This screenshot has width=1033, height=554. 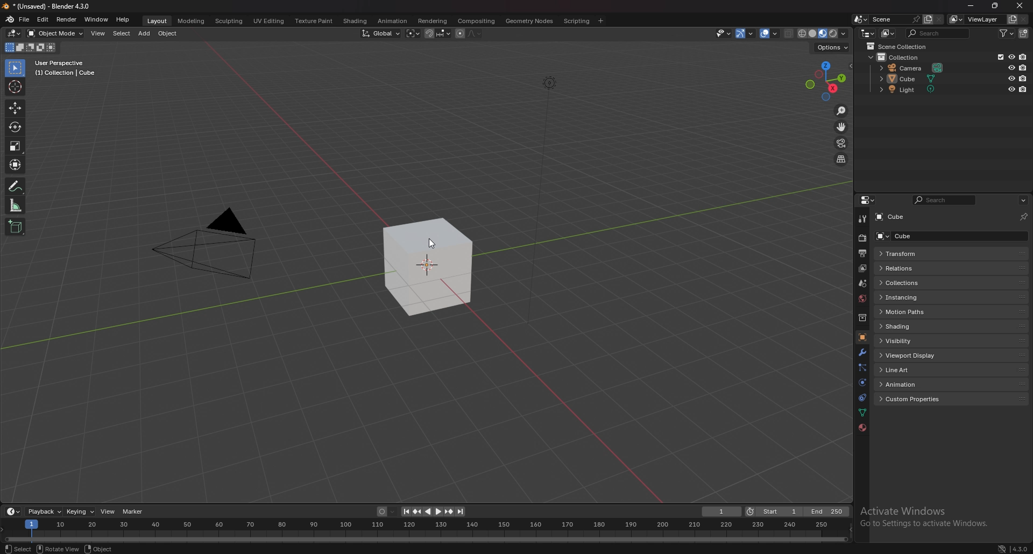 I want to click on output, so click(x=862, y=253).